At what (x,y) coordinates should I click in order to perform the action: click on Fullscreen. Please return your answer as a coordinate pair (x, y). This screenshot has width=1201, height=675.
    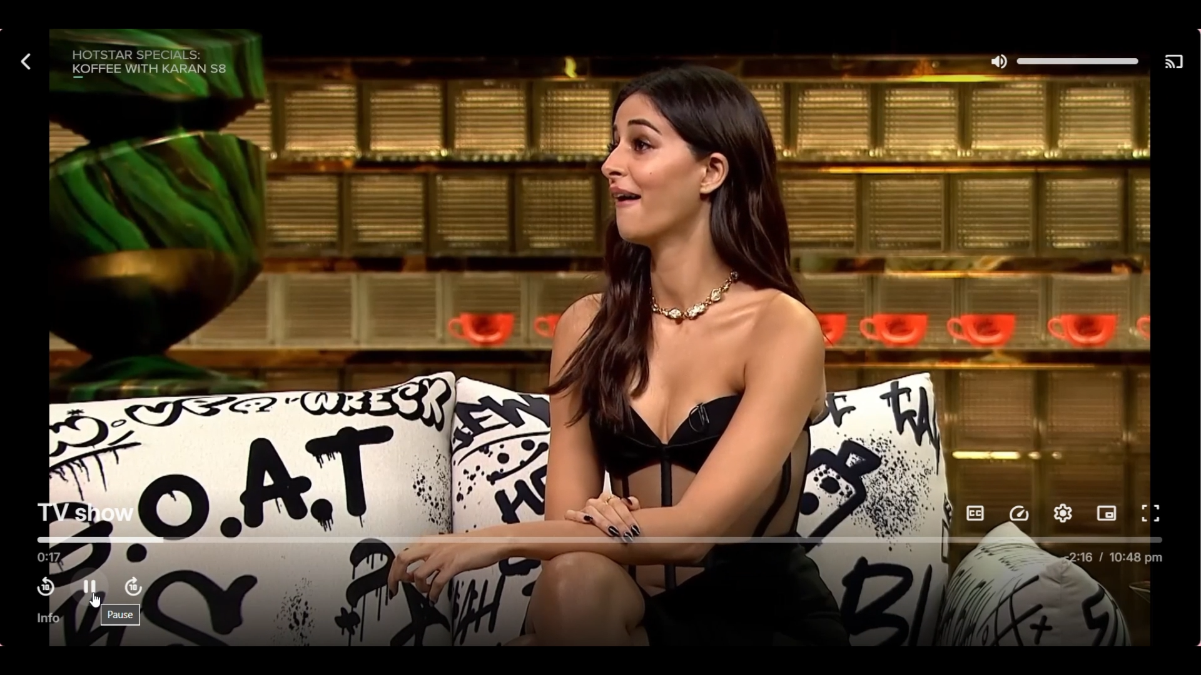
    Looking at the image, I should click on (1150, 513).